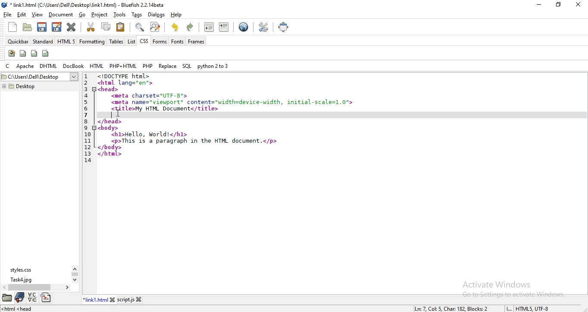 This screenshot has height=312, width=588. What do you see at coordinates (143, 41) in the screenshot?
I see `css` at bounding box center [143, 41].